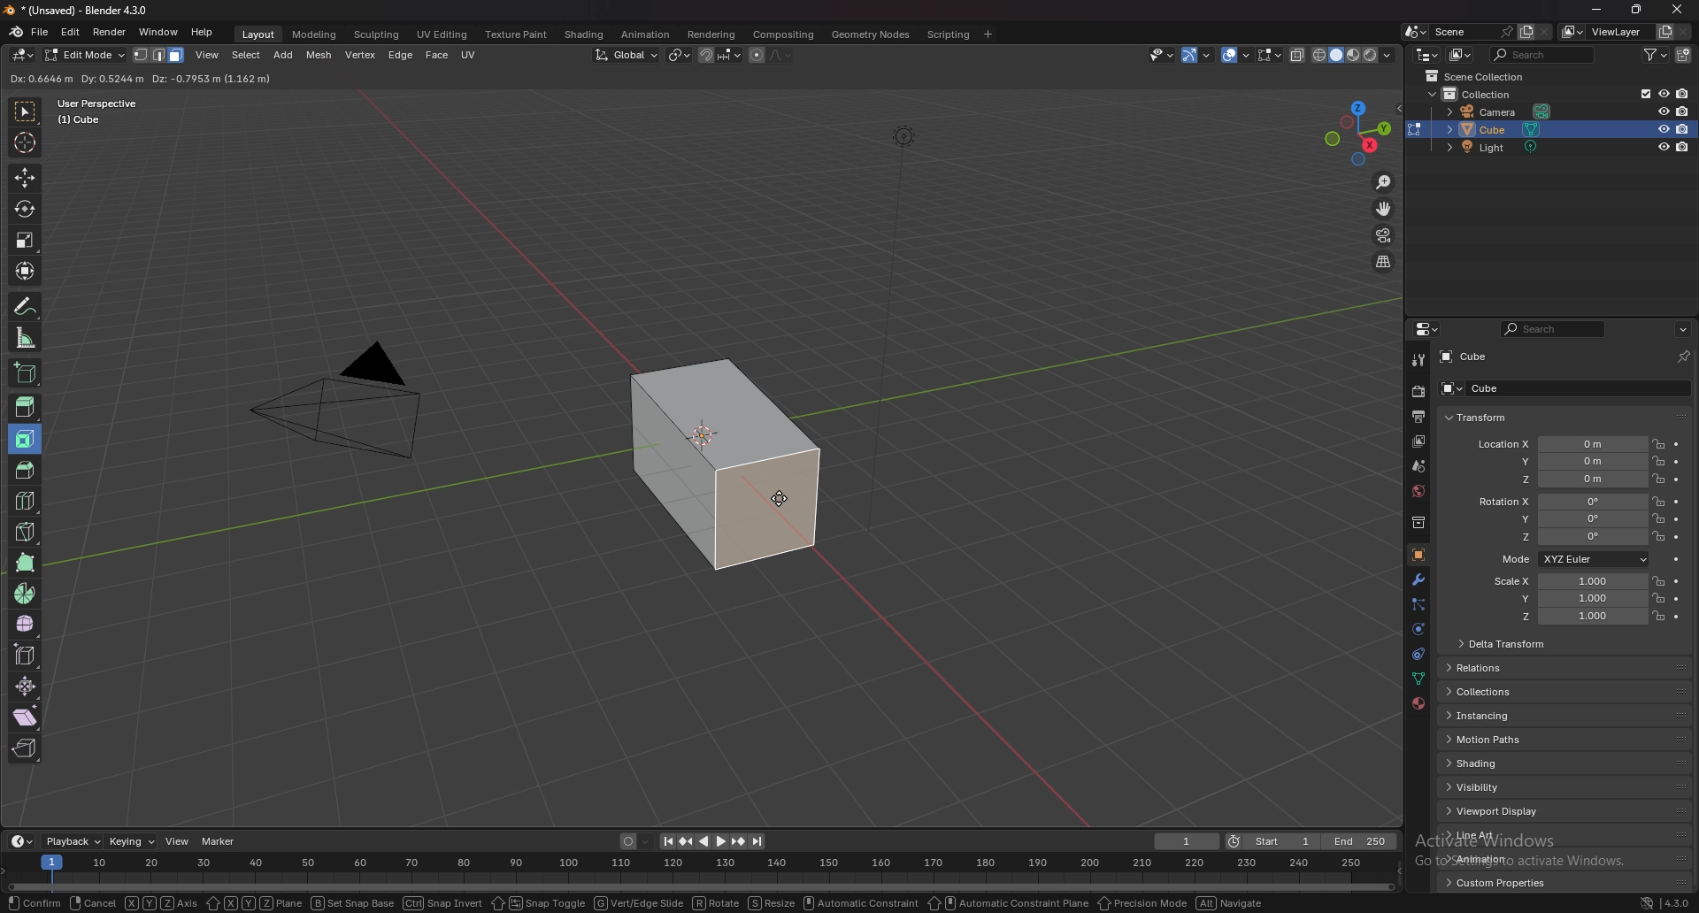 The image size is (1699, 913). Describe the element at coordinates (1477, 418) in the screenshot. I see `transform` at that location.